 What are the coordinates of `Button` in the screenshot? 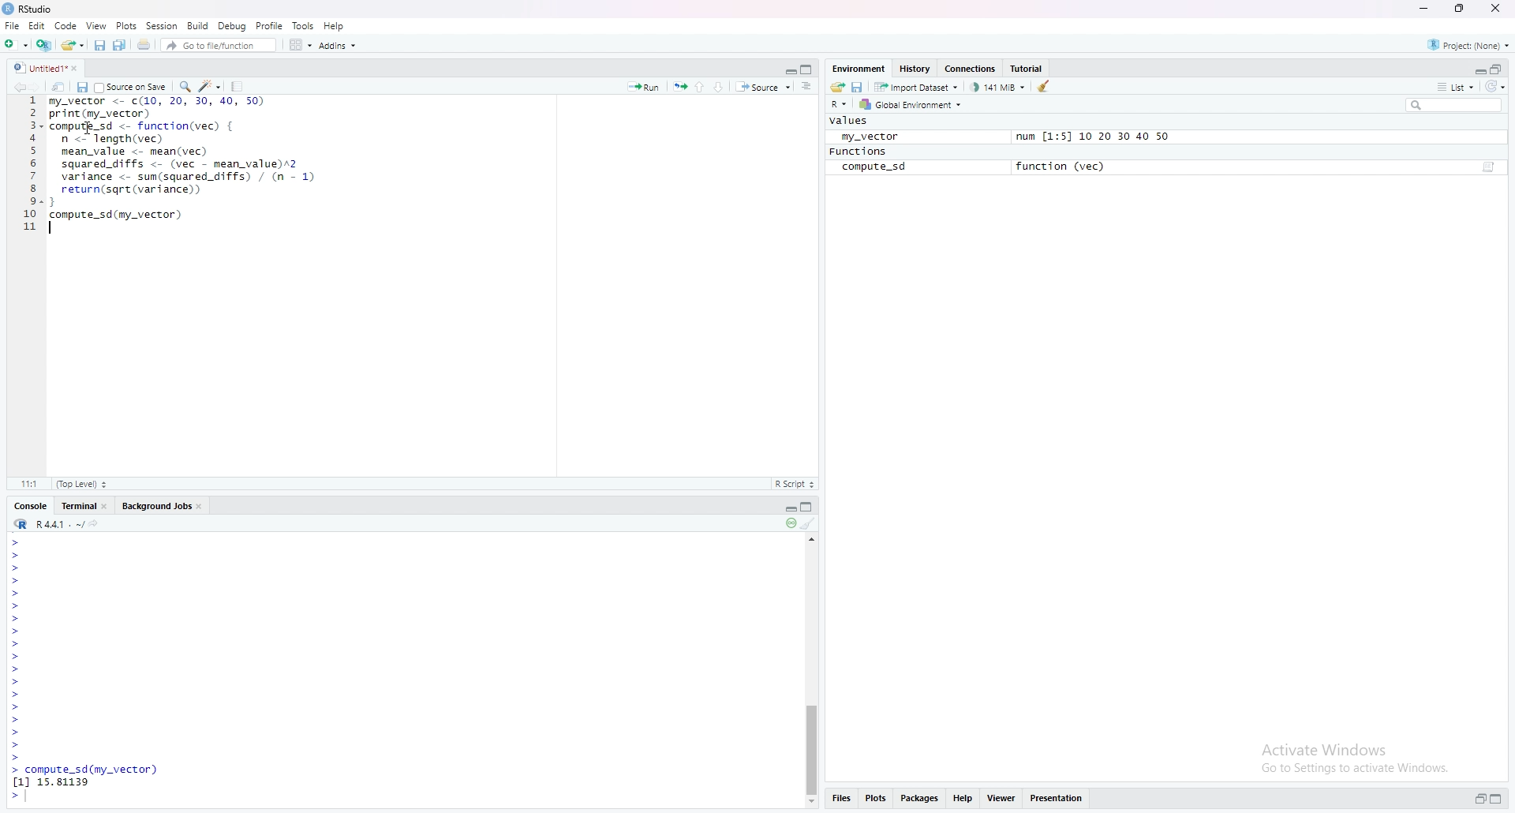 It's located at (811, 803).